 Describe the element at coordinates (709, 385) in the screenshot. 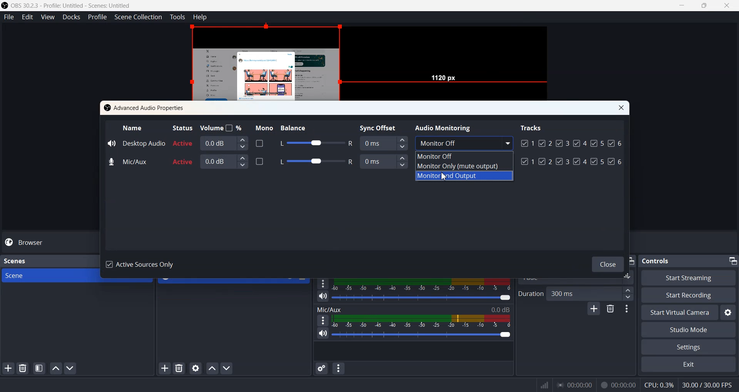

I see `30.00 / 30.00 FPS` at that location.